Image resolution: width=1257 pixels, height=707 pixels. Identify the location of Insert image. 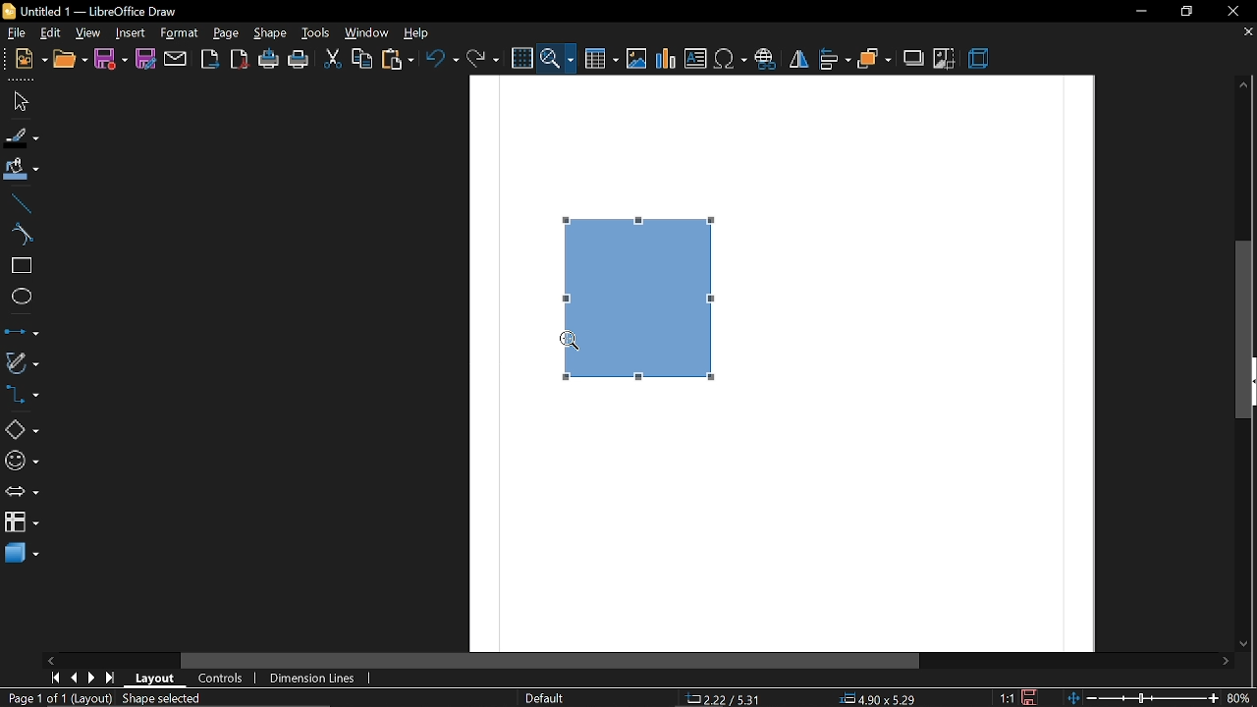
(637, 60).